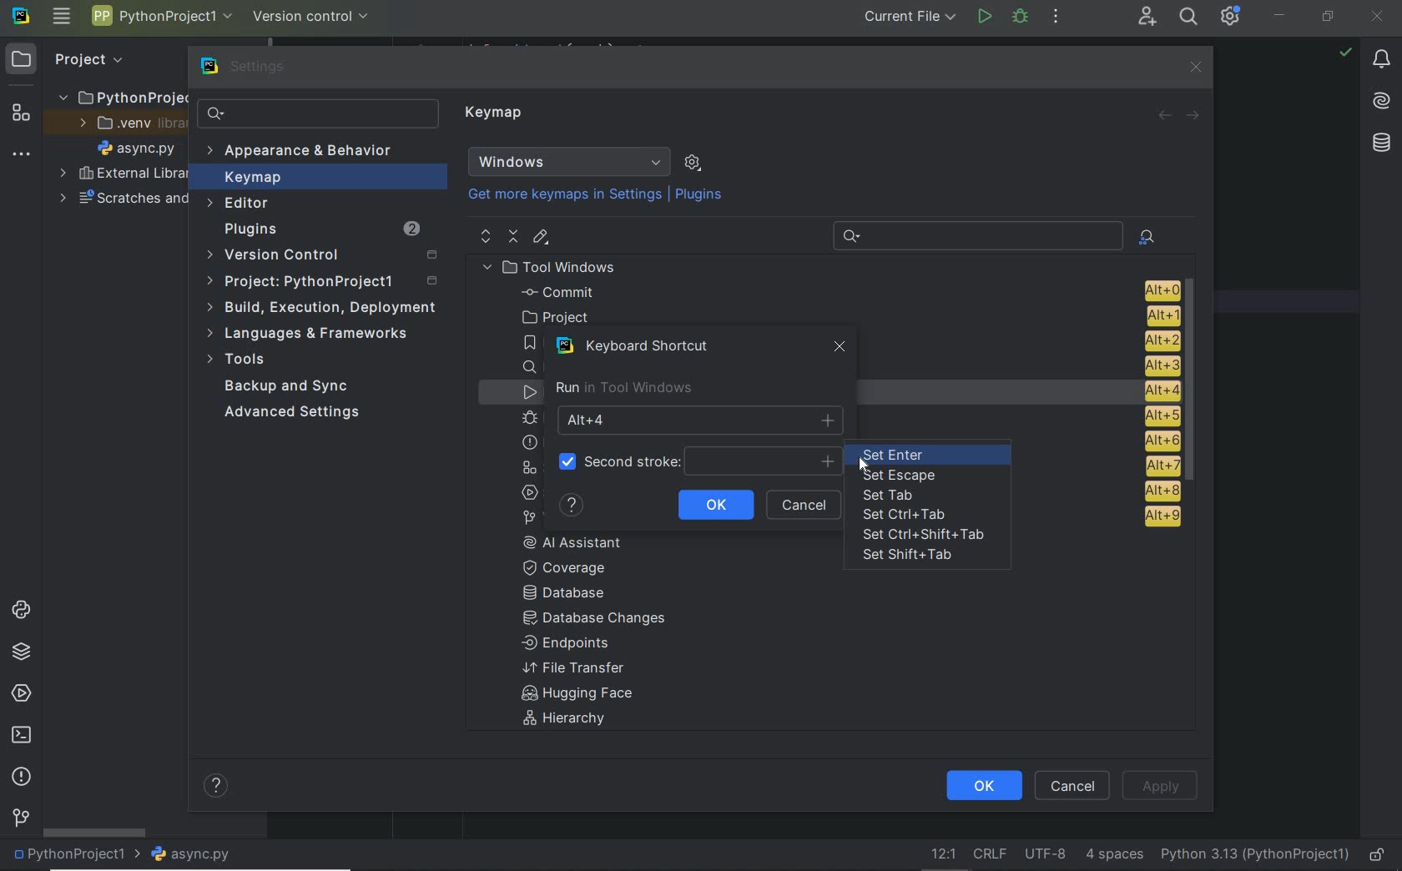 The image size is (1402, 871). What do you see at coordinates (697, 461) in the screenshot?
I see `second stroke selected` at bounding box center [697, 461].